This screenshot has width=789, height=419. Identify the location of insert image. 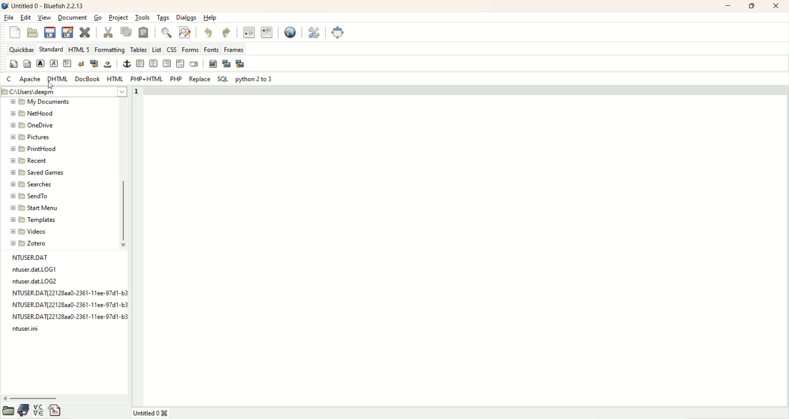
(212, 64).